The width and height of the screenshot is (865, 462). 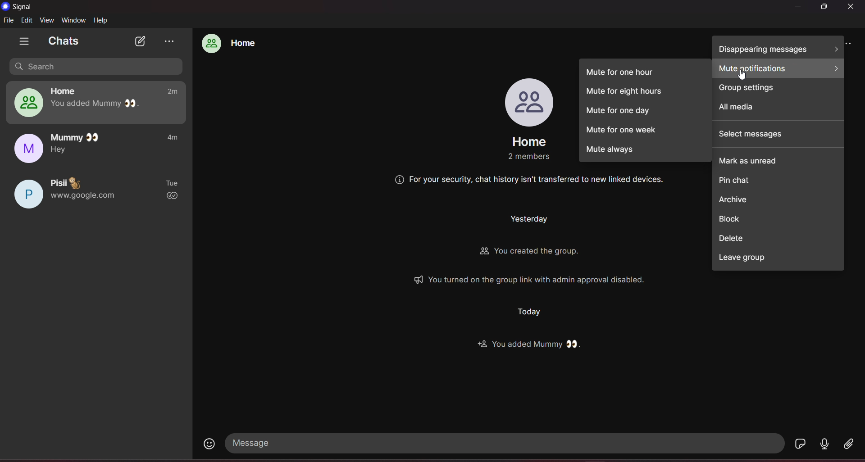 I want to click on minimize, so click(x=798, y=7).